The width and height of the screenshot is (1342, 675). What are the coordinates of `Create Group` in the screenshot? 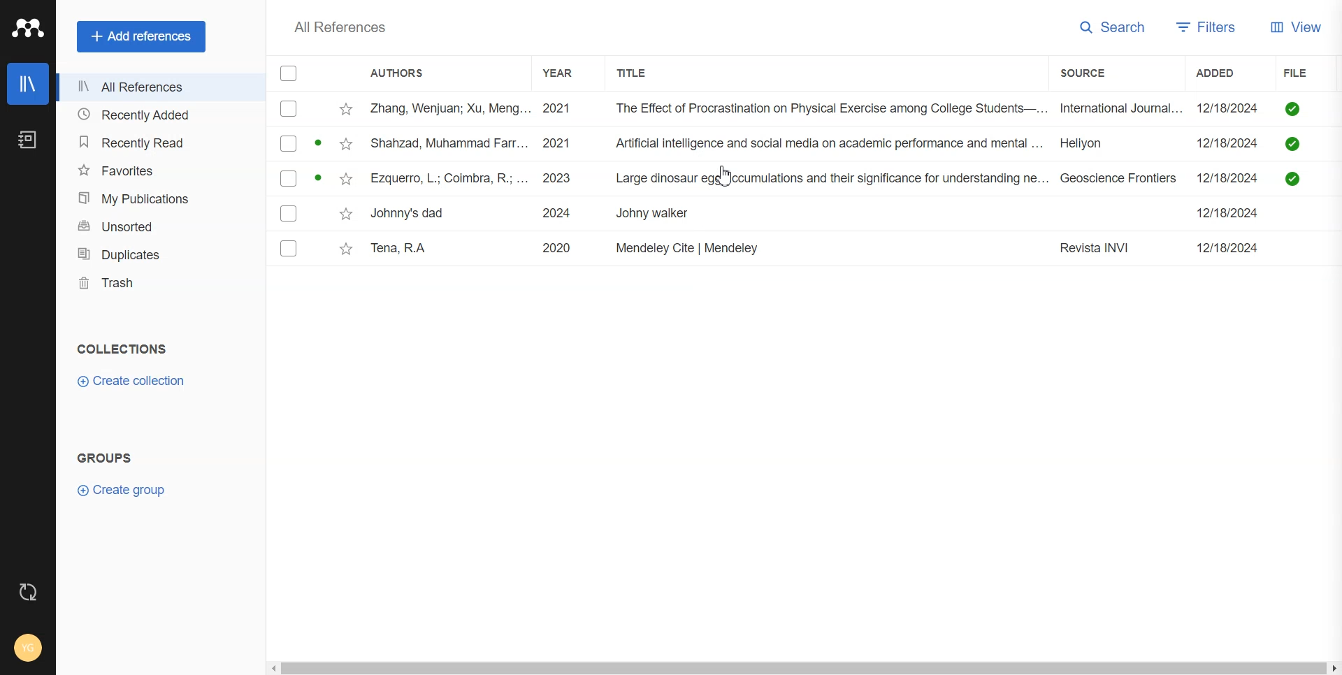 It's located at (122, 490).